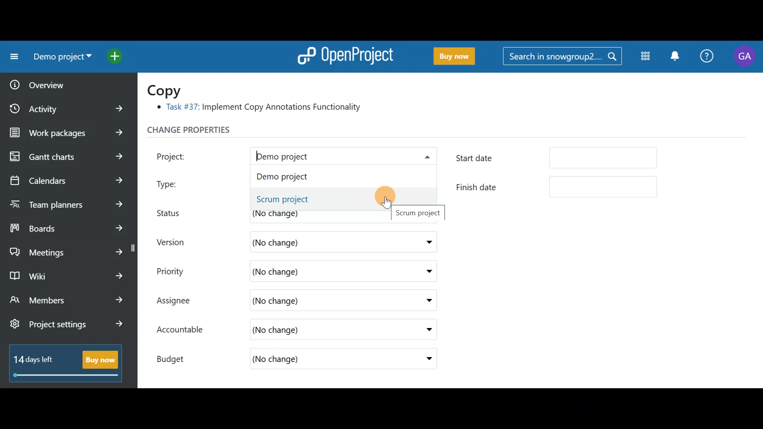  I want to click on Help, so click(707, 57).